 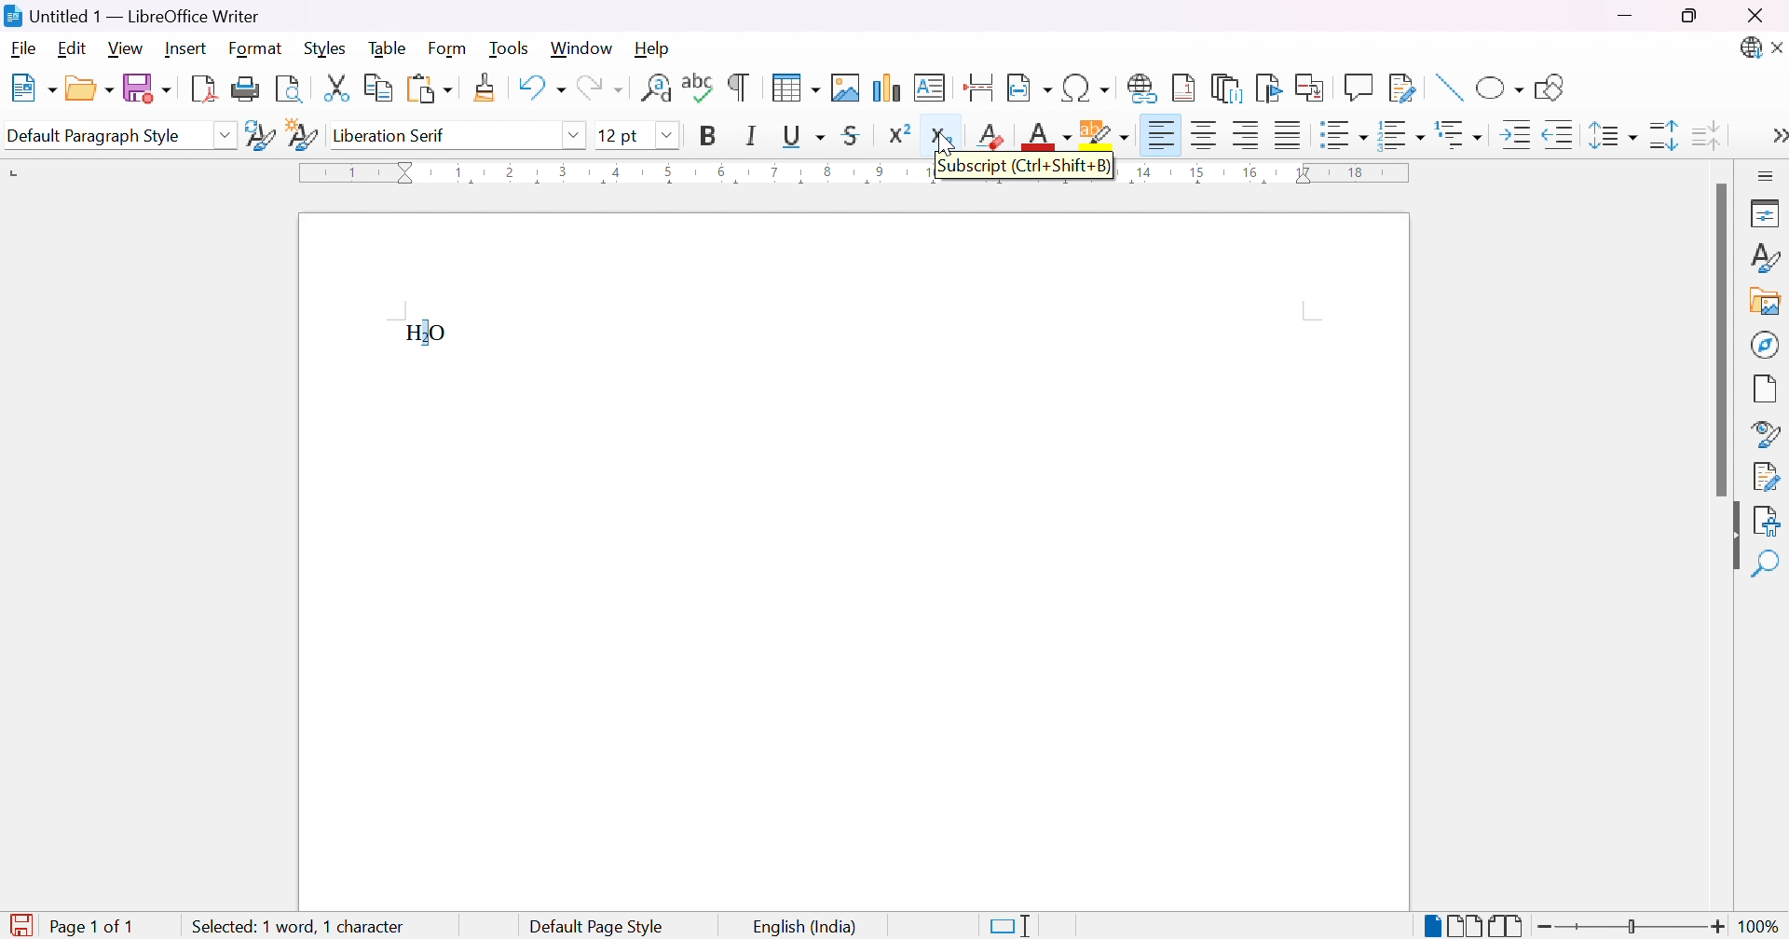 I want to click on Basic shapes, so click(x=1499, y=91).